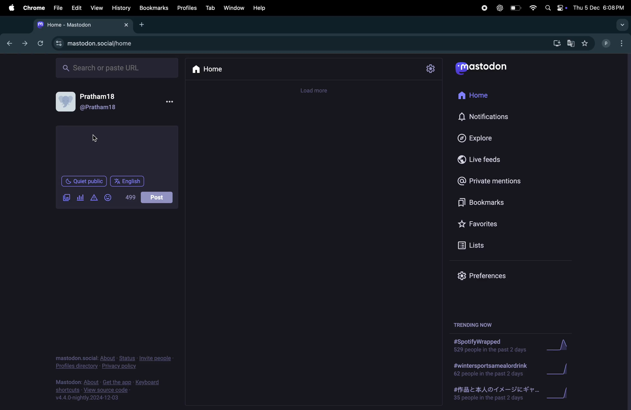  I want to click on trending now, so click(476, 322).